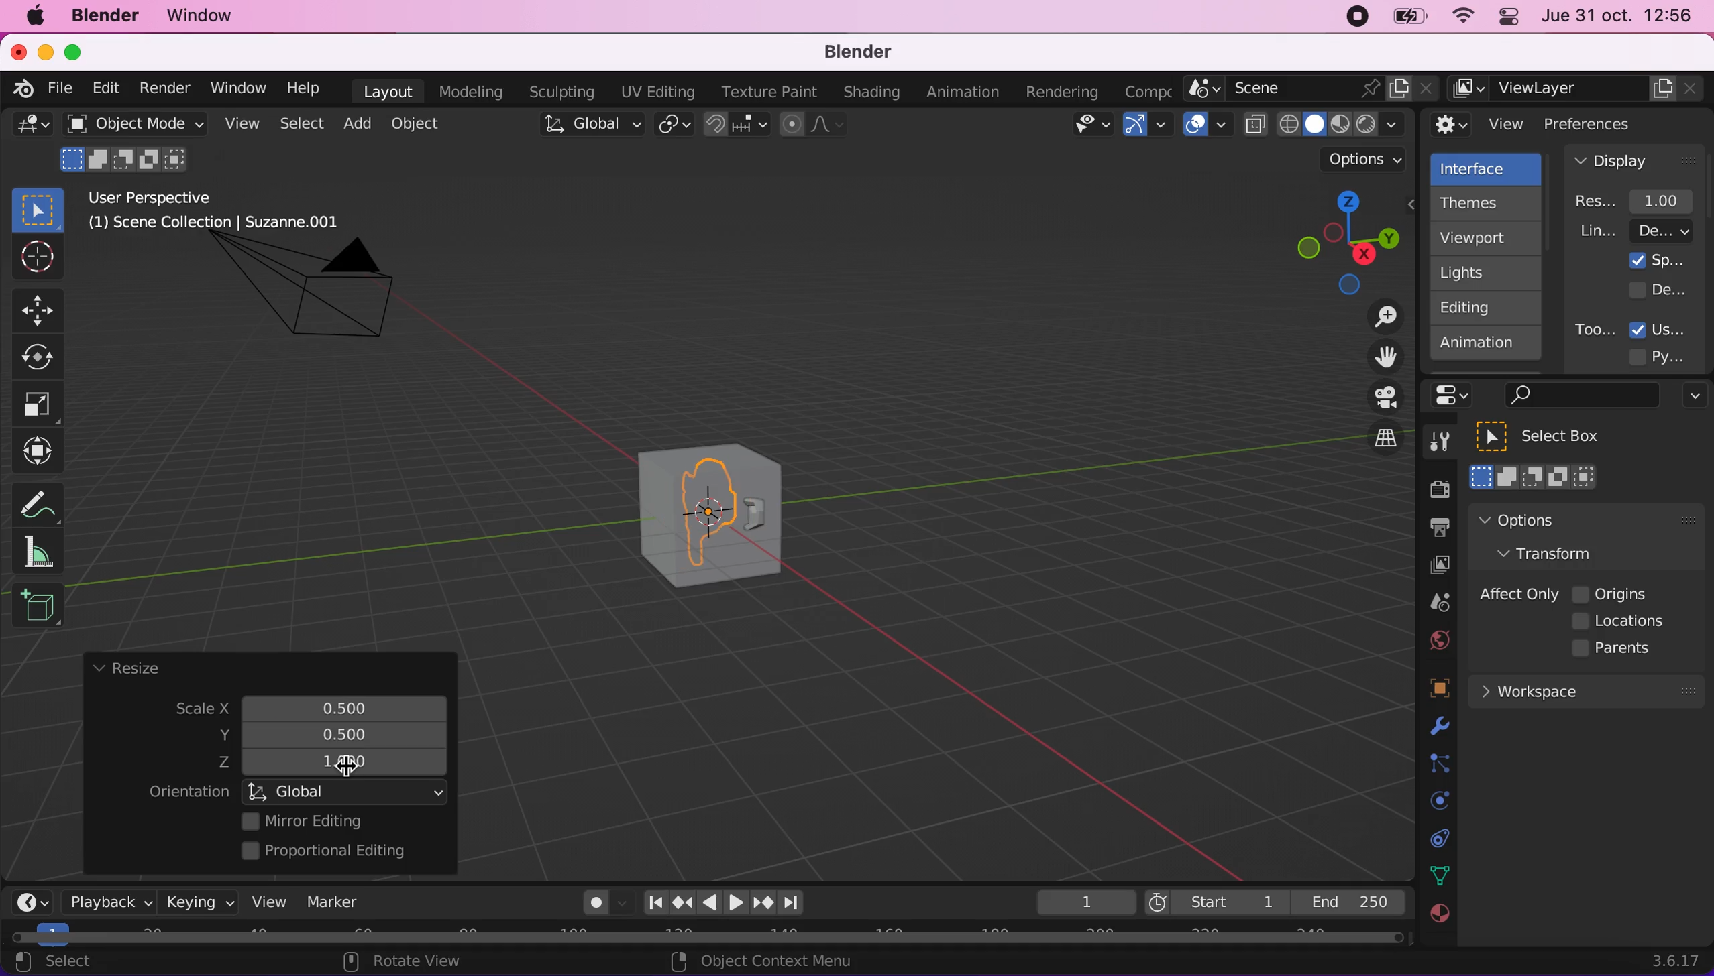 The height and width of the screenshot is (976, 1714). What do you see at coordinates (81, 52) in the screenshot?
I see `maximize` at bounding box center [81, 52].